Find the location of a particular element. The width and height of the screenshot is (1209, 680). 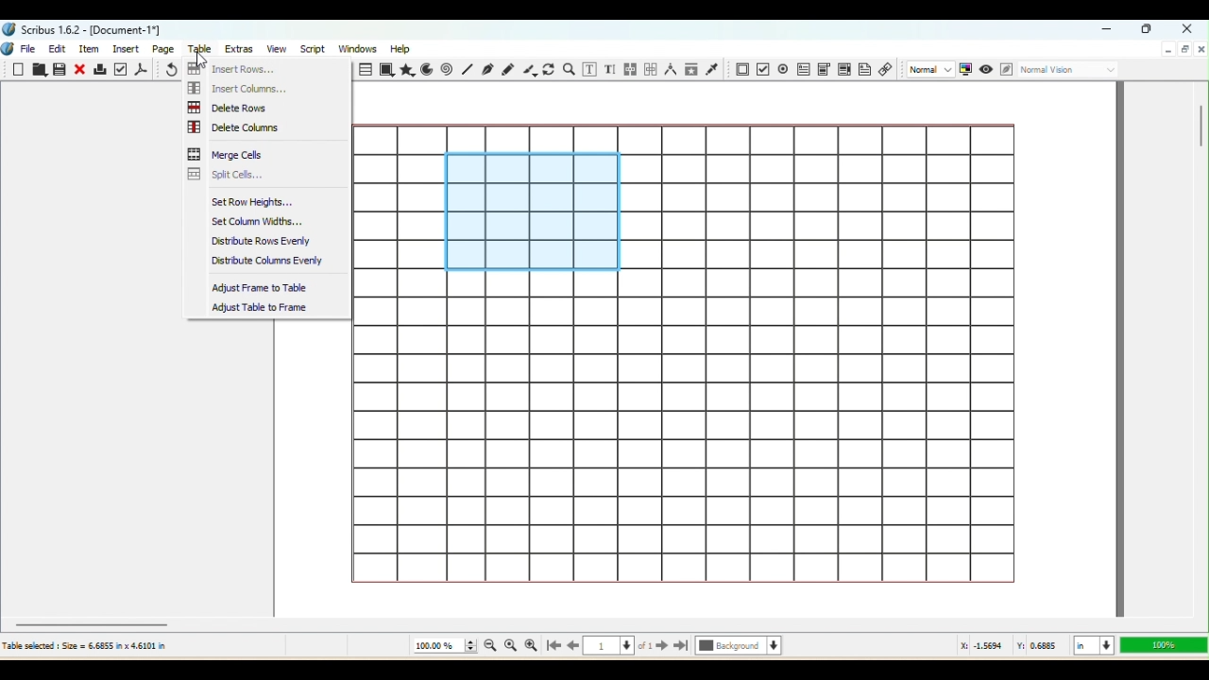

Zoom in is located at coordinates (531, 646).